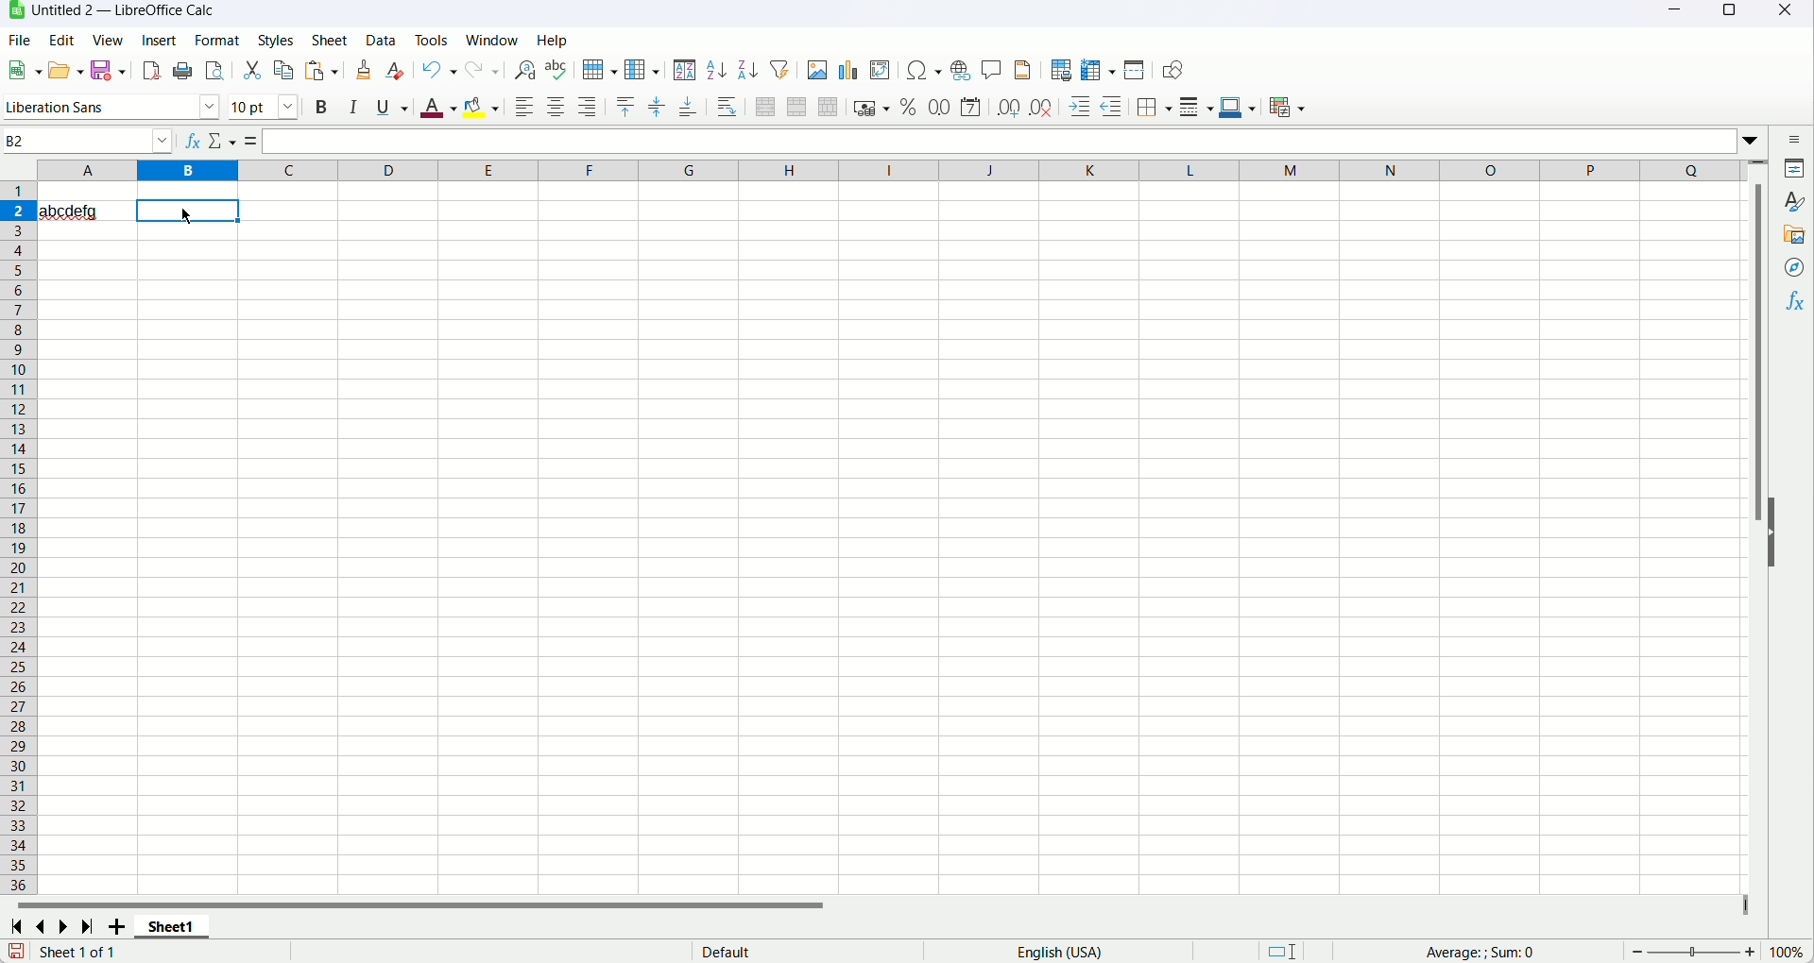  I want to click on scroll to previous page, so click(42, 925).